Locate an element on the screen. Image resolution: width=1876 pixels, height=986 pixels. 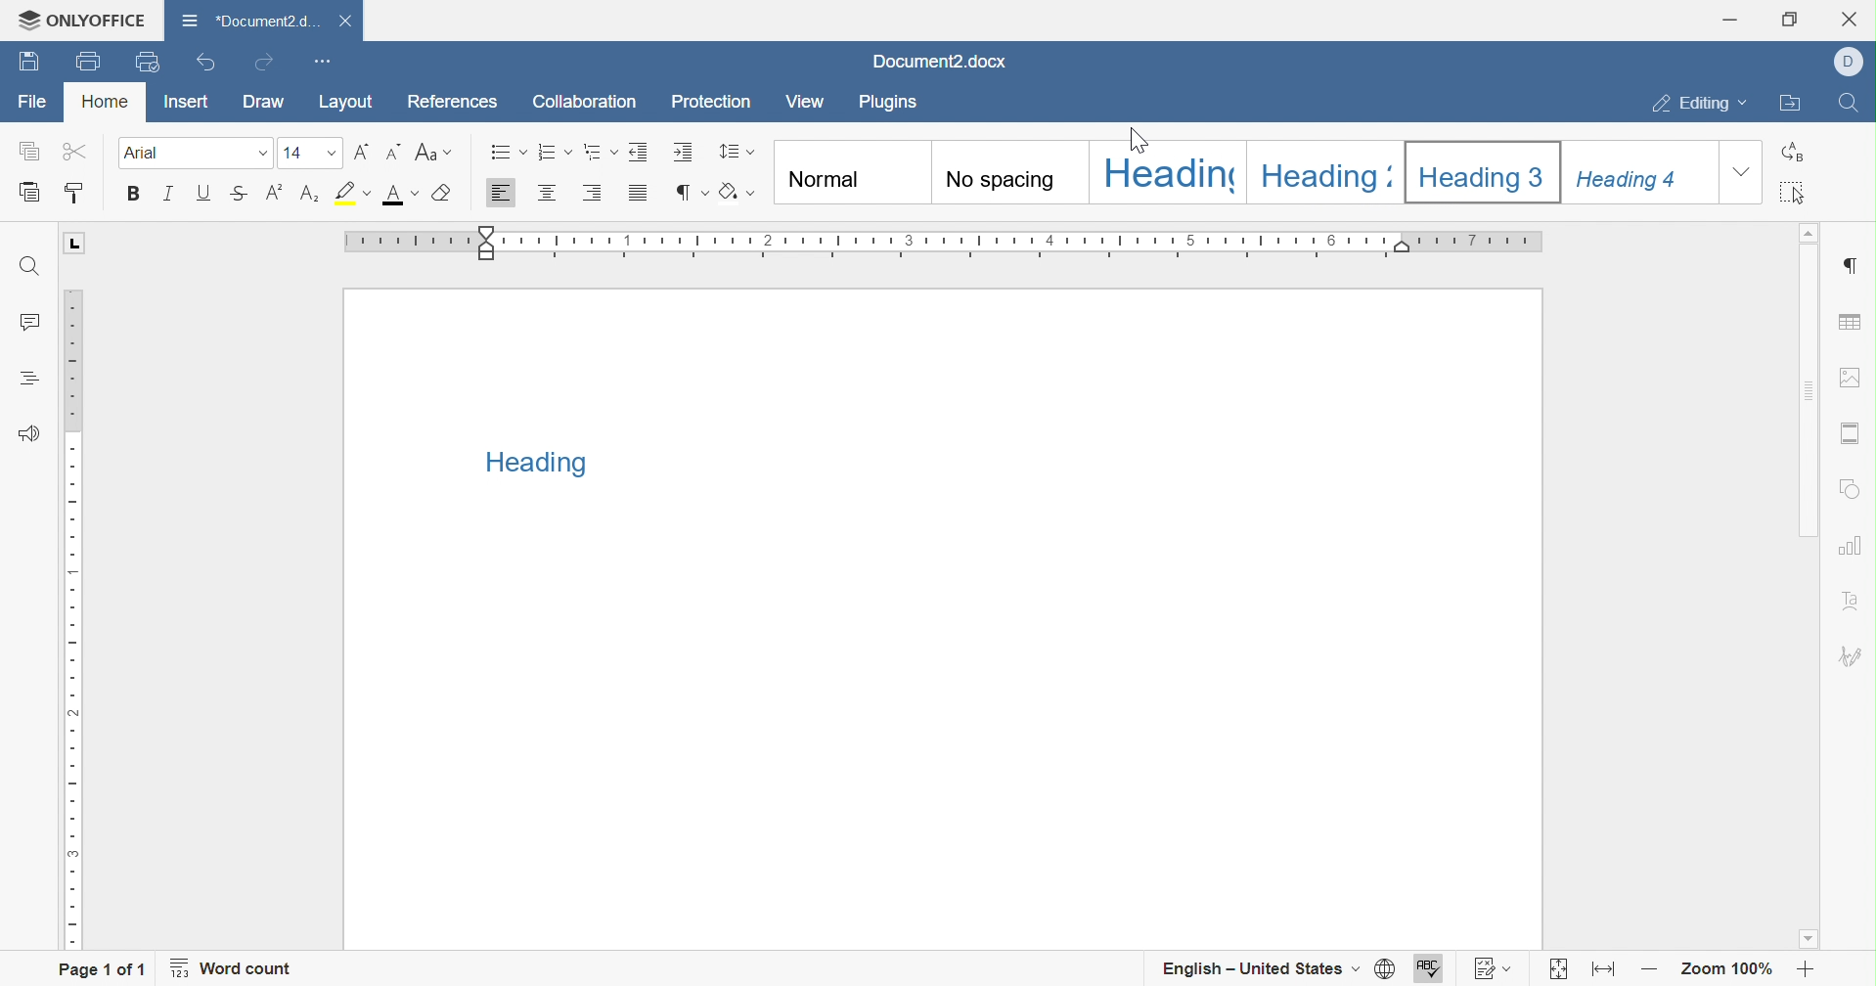
Zoom out is located at coordinates (1646, 972).